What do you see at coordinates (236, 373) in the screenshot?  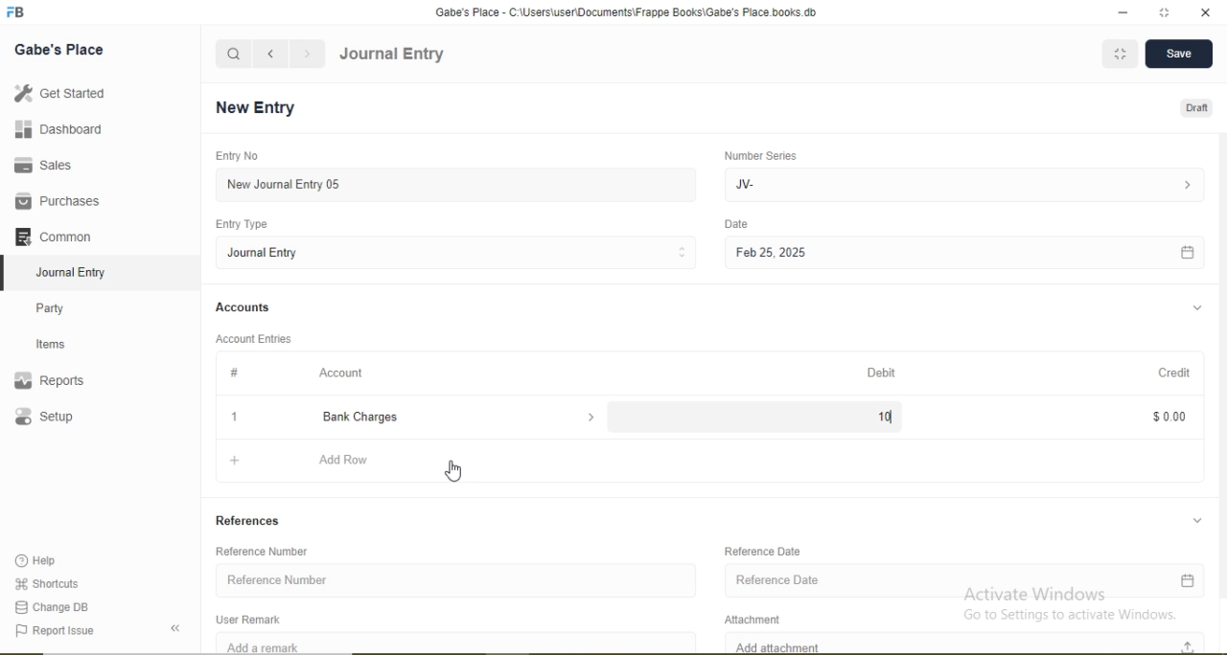 I see `#` at bounding box center [236, 373].